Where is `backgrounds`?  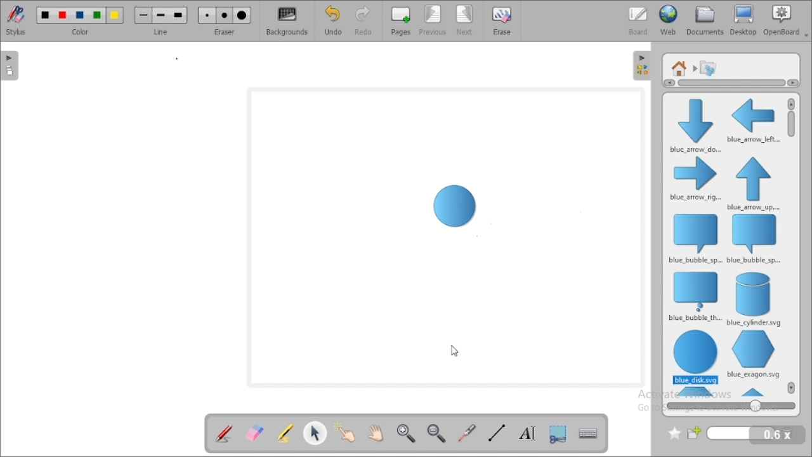 backgrounds is located at coordinates (286, 21).